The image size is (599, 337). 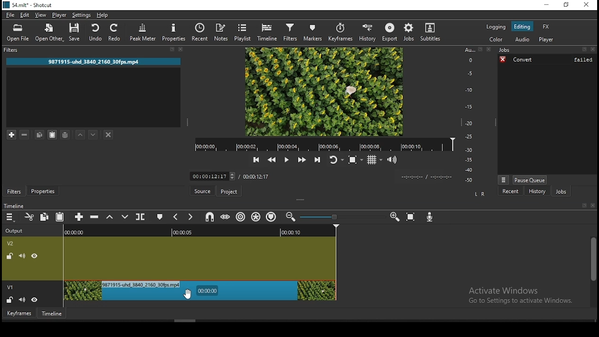 I want to click on notes, so click(x=222, y=32).